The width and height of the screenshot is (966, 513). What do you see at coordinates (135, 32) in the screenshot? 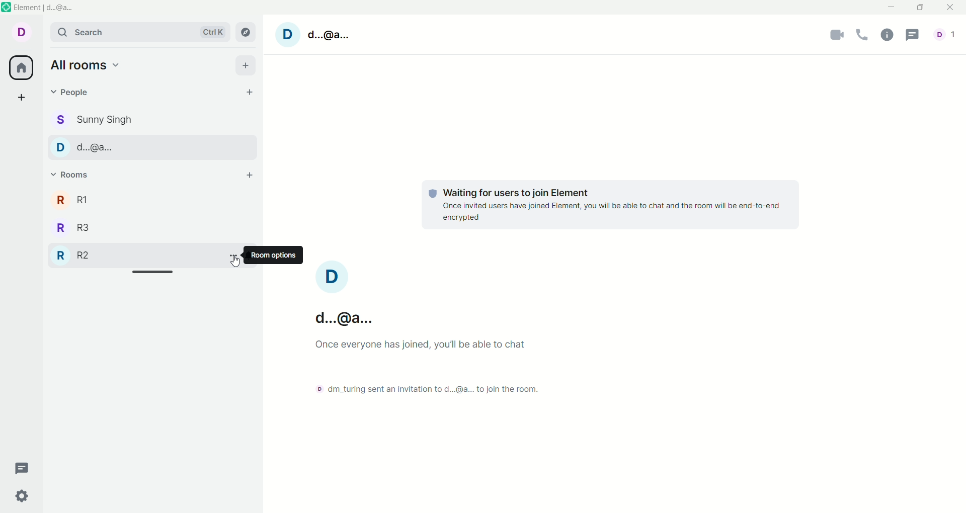
I see `search` at bounding box center [135, 32].